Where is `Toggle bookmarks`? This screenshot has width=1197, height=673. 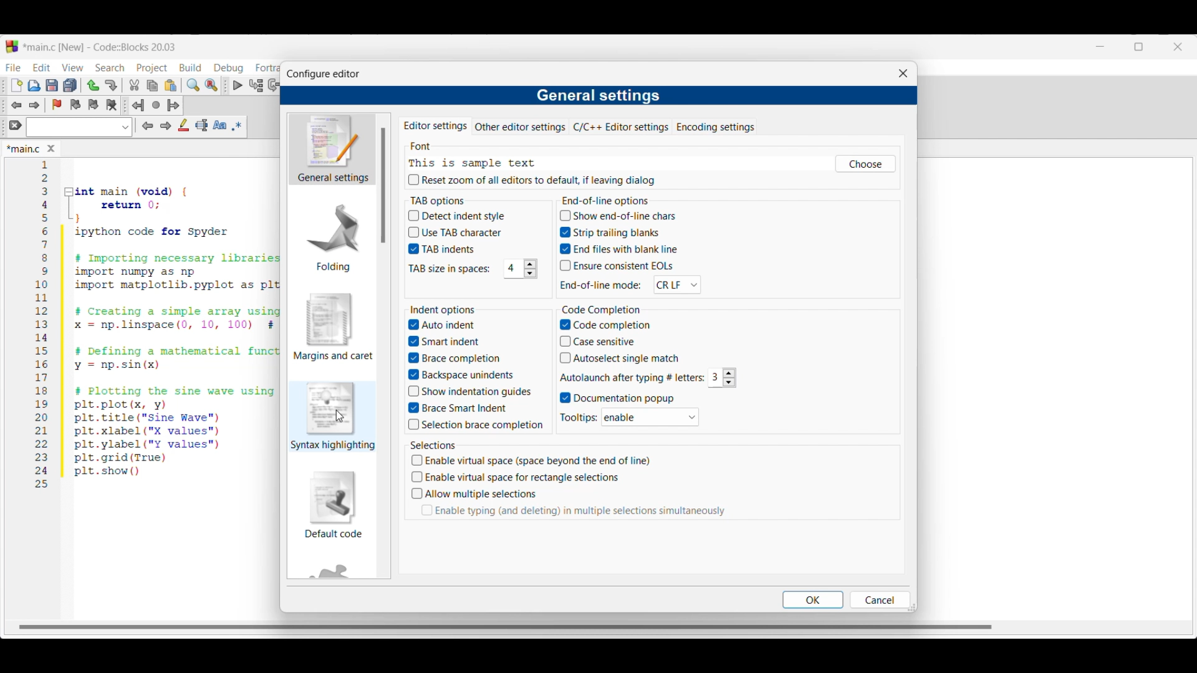 Toggle bookmarks is located at coordinates (57, 105).